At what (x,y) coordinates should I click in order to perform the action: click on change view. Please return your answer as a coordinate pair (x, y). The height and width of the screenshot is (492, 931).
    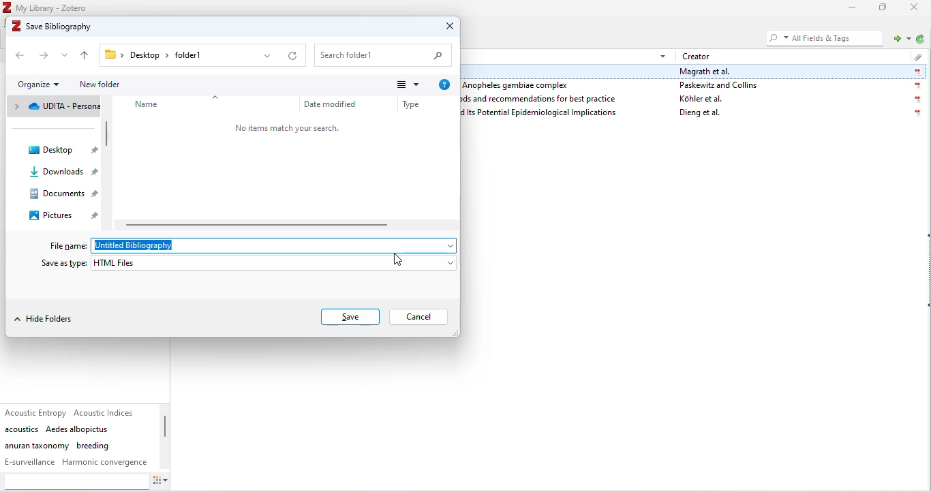
    Looking at the image, I should click on (406, 85).